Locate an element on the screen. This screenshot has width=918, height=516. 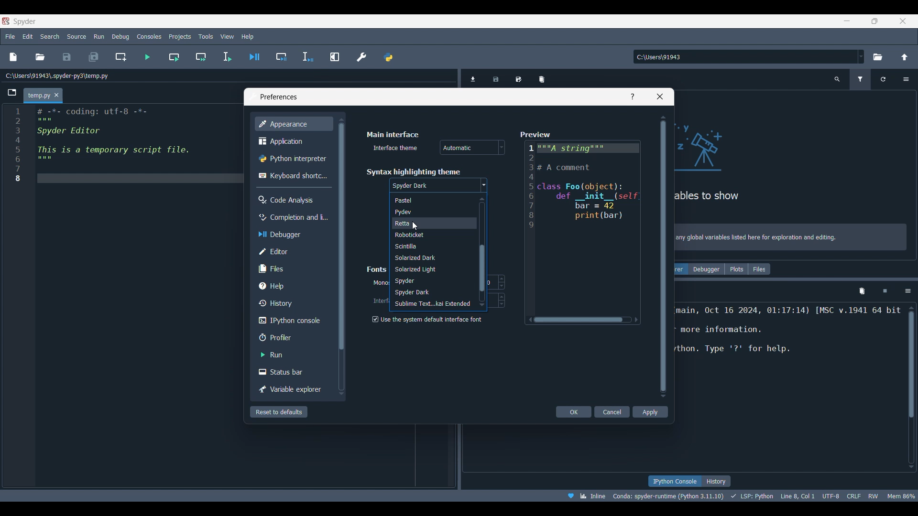
Reset to defaults is located at coordinates (279, 412).